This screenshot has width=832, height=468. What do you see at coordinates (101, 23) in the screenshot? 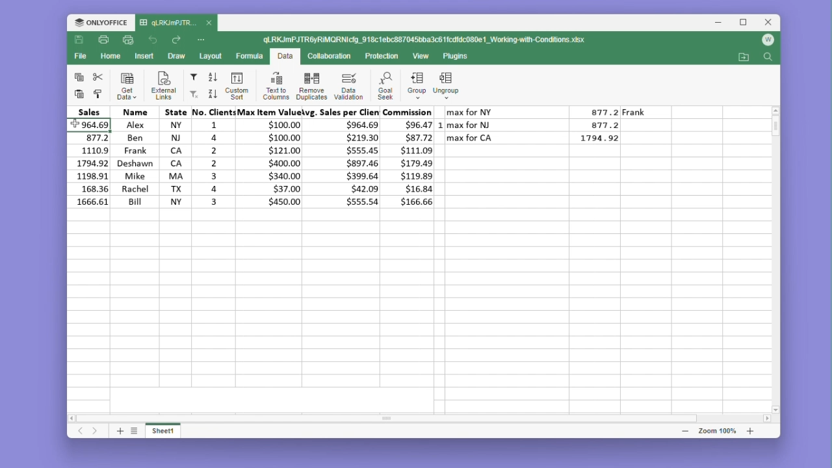
I see `Only office logo` at bounding box center [101, 23].